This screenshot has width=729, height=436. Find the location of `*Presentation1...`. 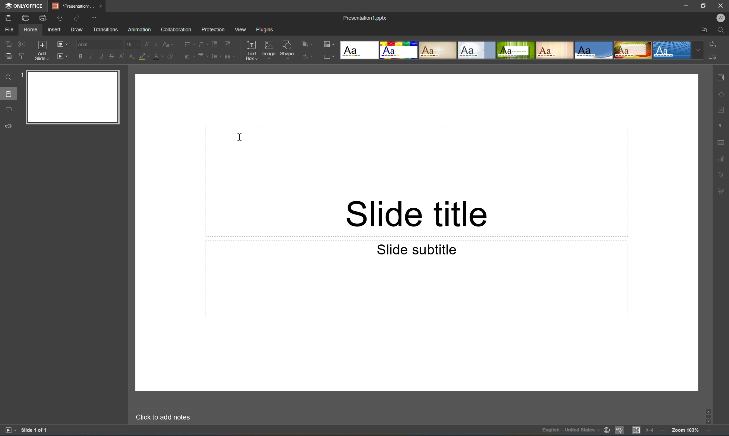

*Presentation1... is located at coordinates (74, 6).